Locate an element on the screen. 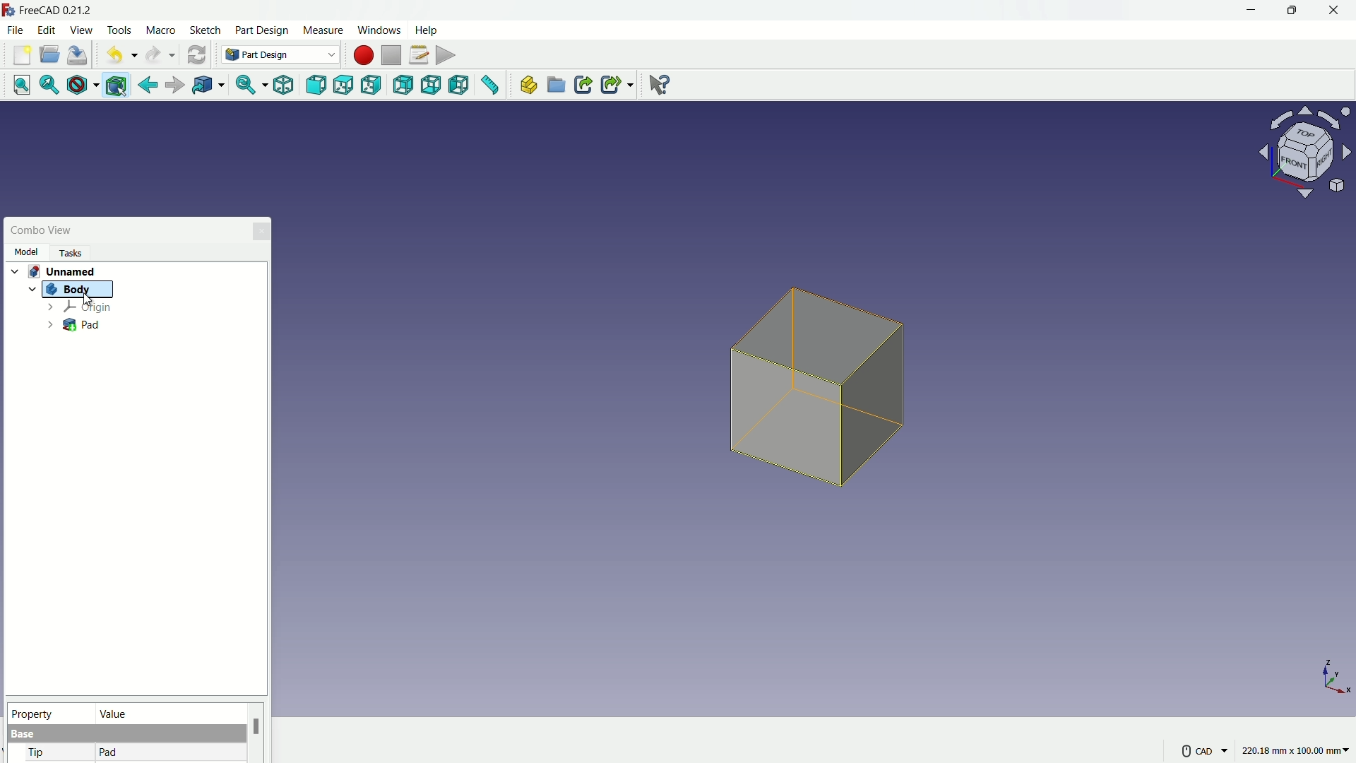  Body is located at coordinates (74, 290).